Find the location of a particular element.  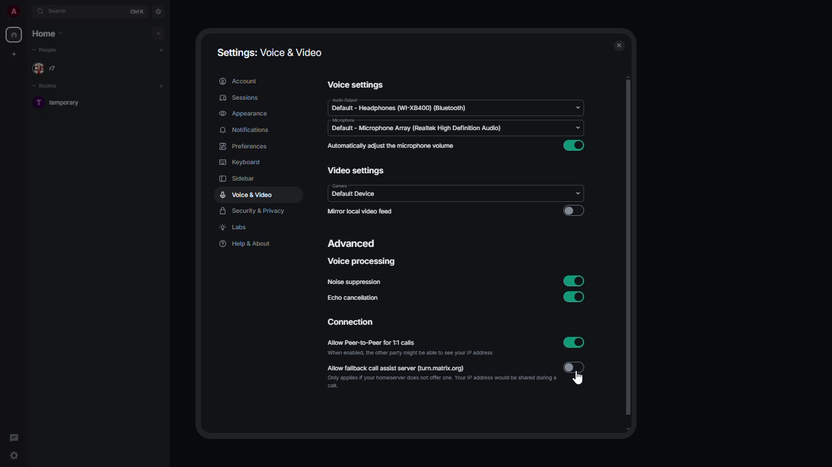

help & about is located at coordinates (246, 243).